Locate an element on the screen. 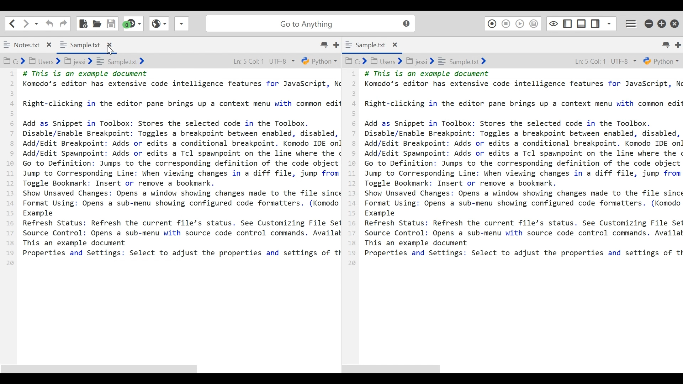  Notes.txt is located at coordinates (28, 45).